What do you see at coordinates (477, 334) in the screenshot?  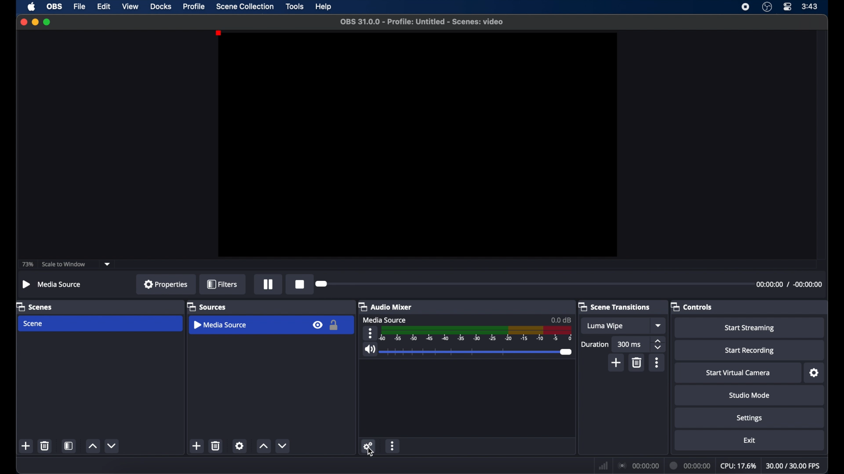 I see `timeline` at bounding box center [477, 334].